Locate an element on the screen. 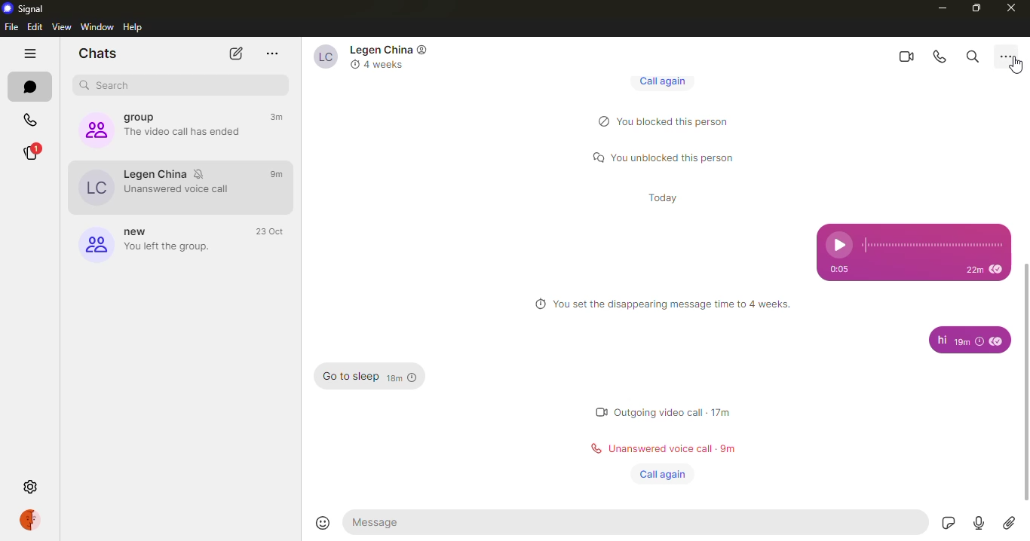 Image resolution: width=1030 pixels, height=541 pixels. sticker is located at coordinates (946, 522).